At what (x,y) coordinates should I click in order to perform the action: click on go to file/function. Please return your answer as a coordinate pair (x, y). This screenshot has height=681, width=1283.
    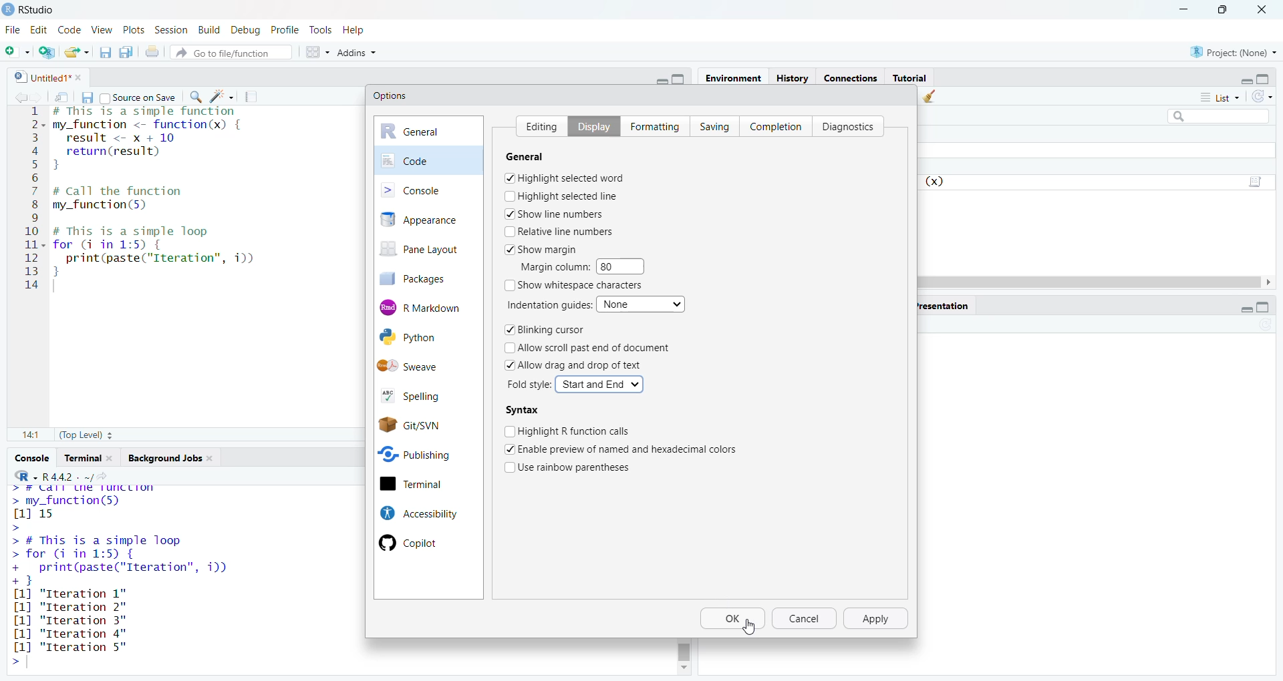
    Looking at the image, I should click on (232, 51).